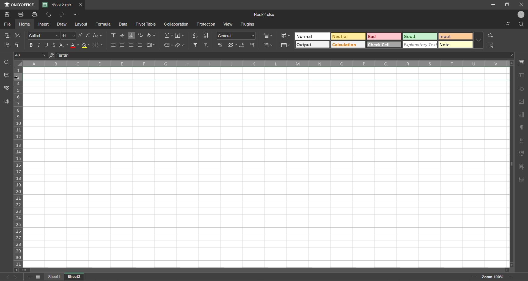  I want to click on sort ascending, so click(196, 35).